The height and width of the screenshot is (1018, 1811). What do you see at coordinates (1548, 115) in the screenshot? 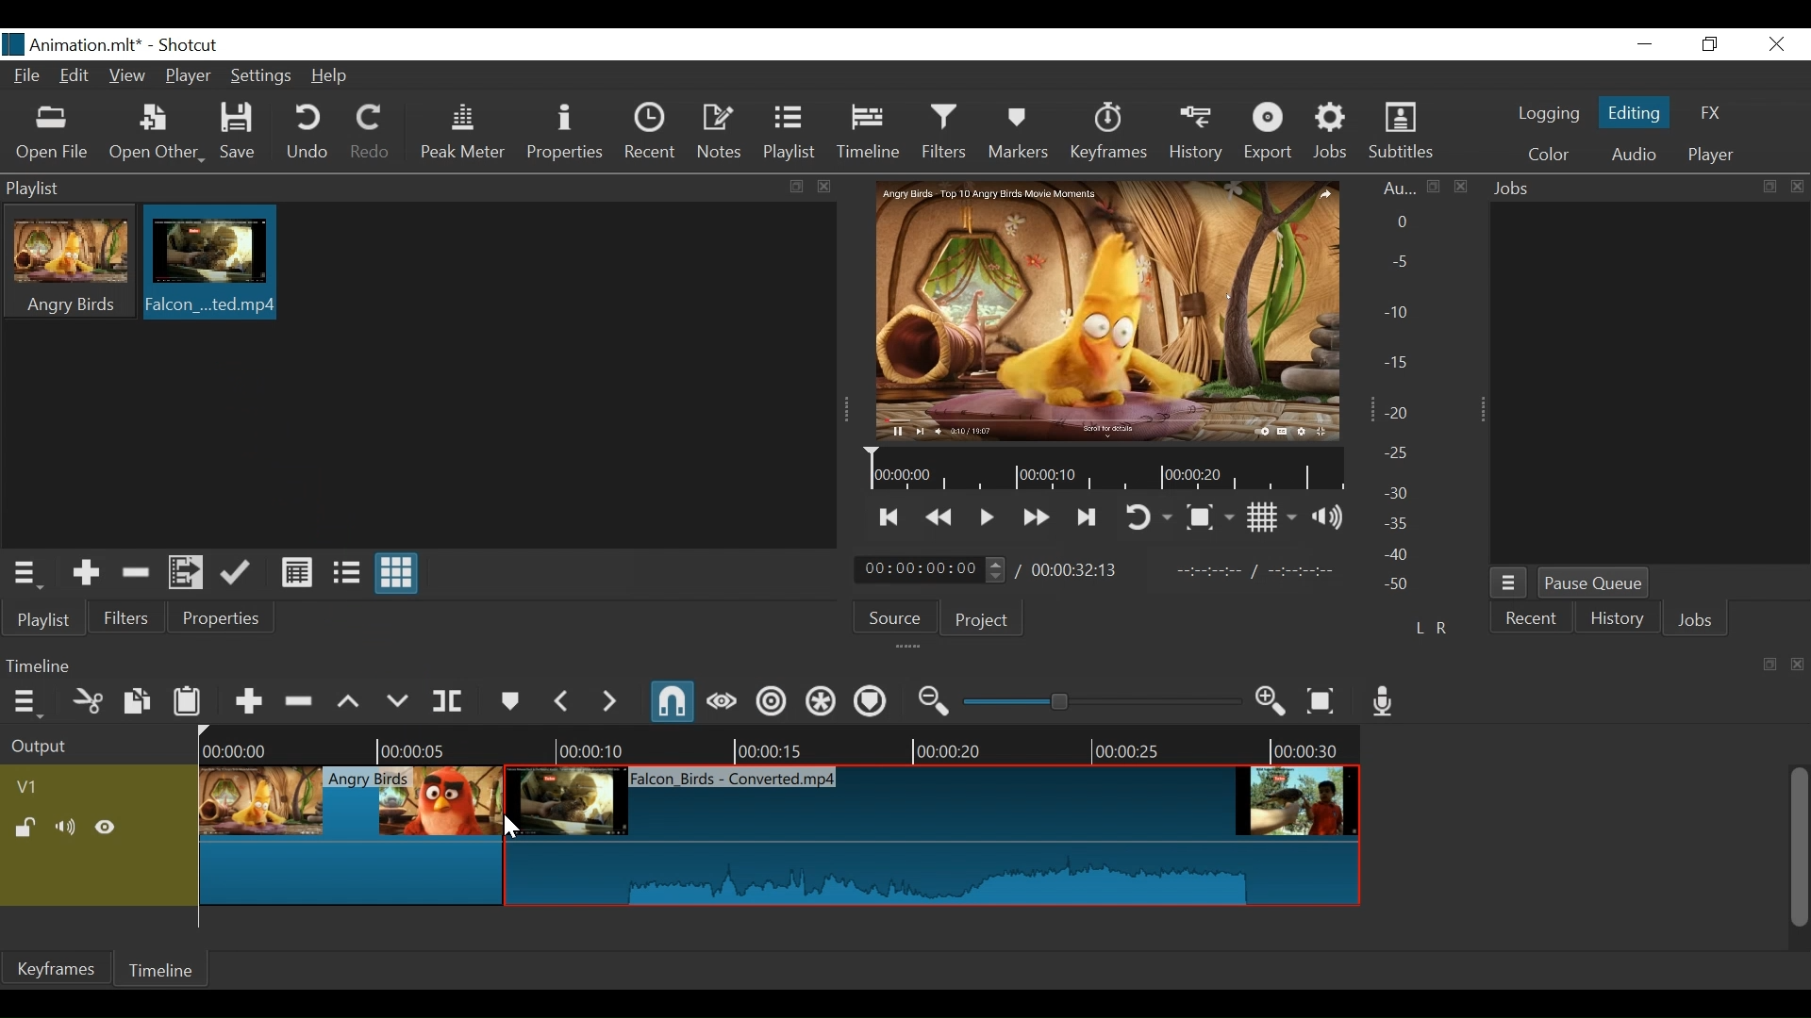
I see `logging` at bounding box center [1548, 115].